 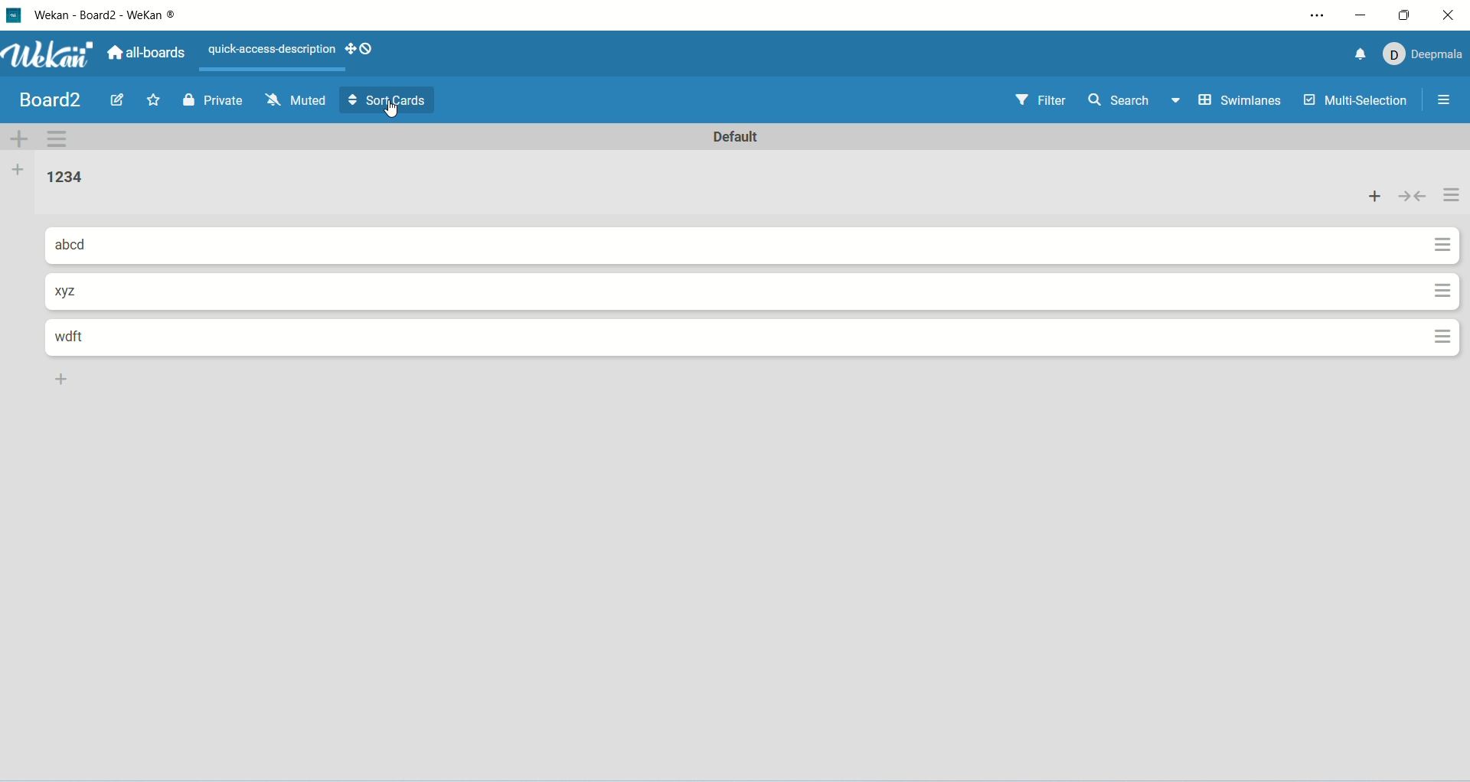 I want to click on filter, so click(x=1046, y=99).